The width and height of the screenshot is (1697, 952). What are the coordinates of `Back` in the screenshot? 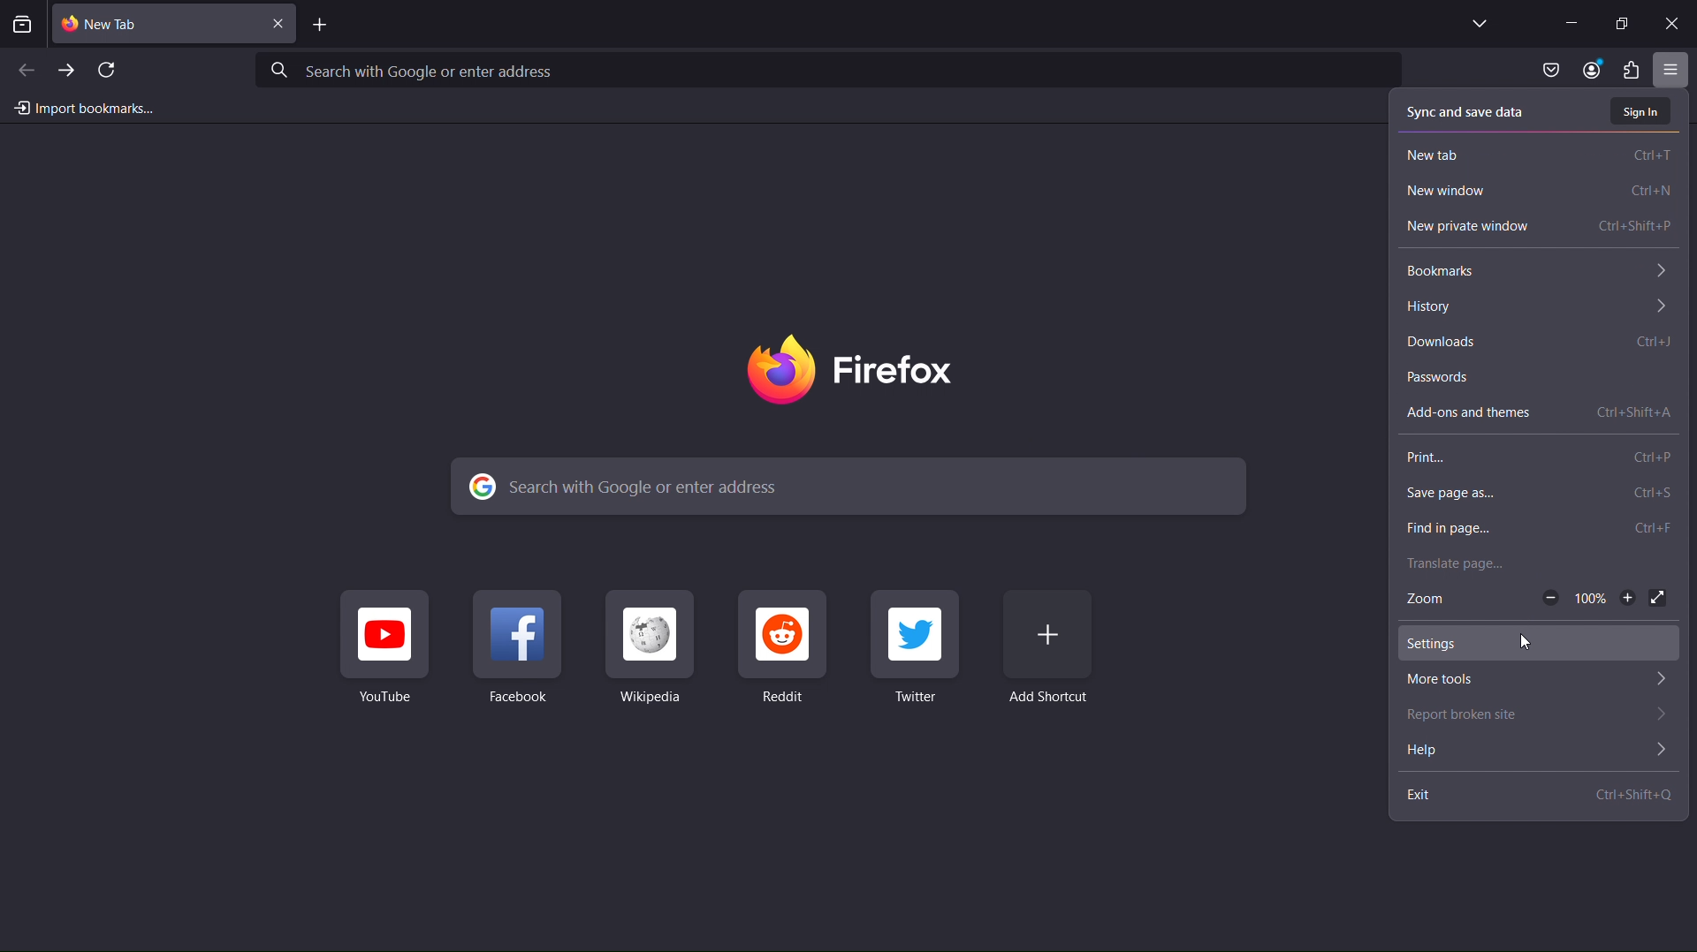 It's located at (21, 72).